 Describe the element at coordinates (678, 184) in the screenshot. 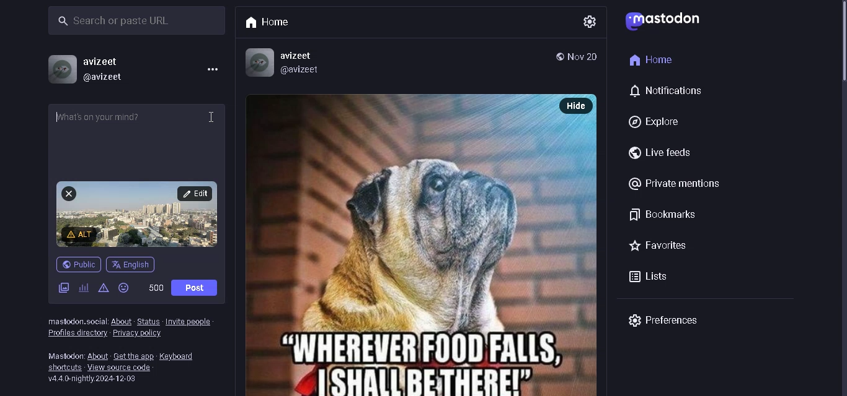

I see `@Private mentions` at that location.